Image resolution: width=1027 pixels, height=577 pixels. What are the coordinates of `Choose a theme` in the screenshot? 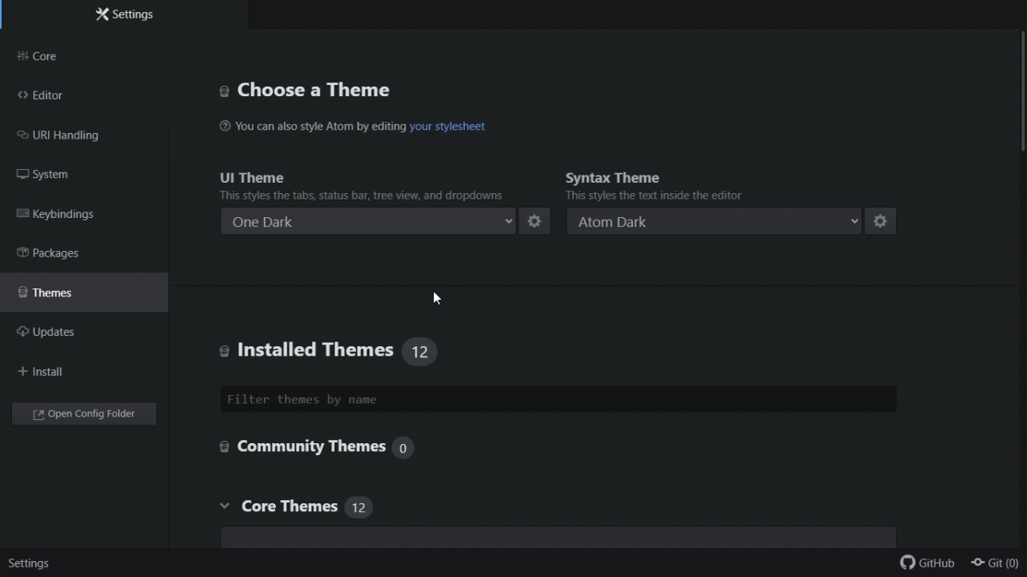 It's located at (306, 91).